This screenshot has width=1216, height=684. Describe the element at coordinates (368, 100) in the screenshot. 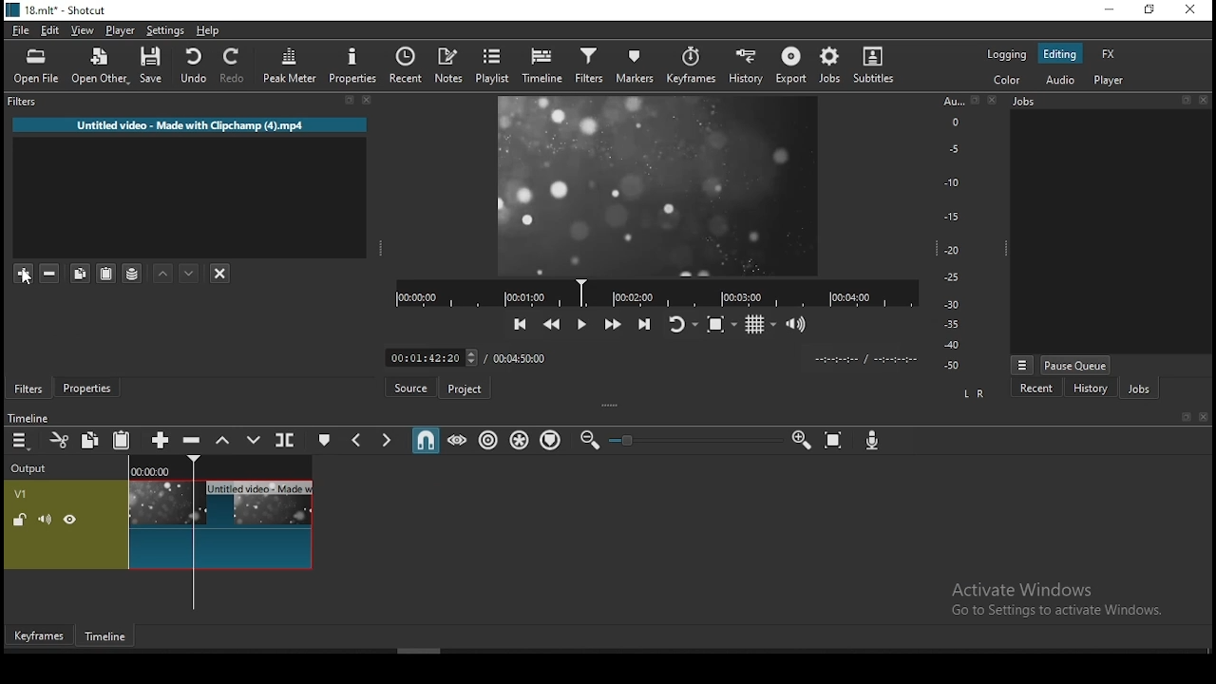

I see `Close` at that location.